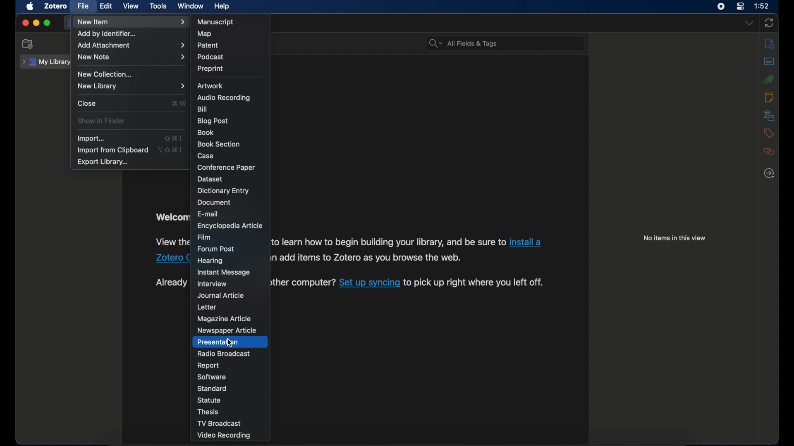 The height and width of the screenshot is (446, 794). What do you see at coordinates (230, 225) in the screenshot?
I see `encyclopedia article` at bounding box center [230, 225].